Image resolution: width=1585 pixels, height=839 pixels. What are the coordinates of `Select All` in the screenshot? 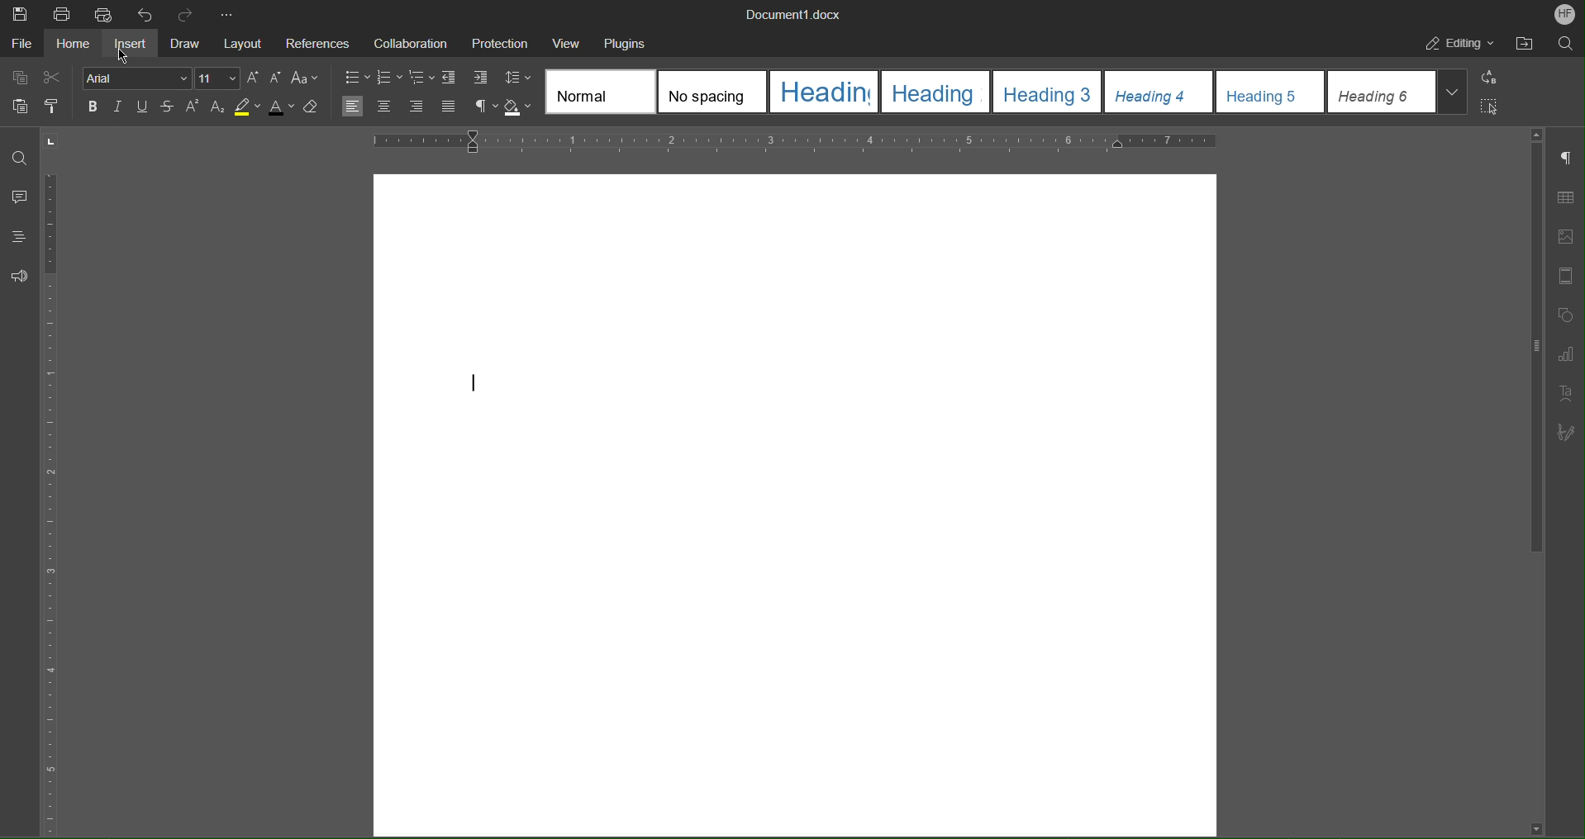 It's located at (1491, 106).